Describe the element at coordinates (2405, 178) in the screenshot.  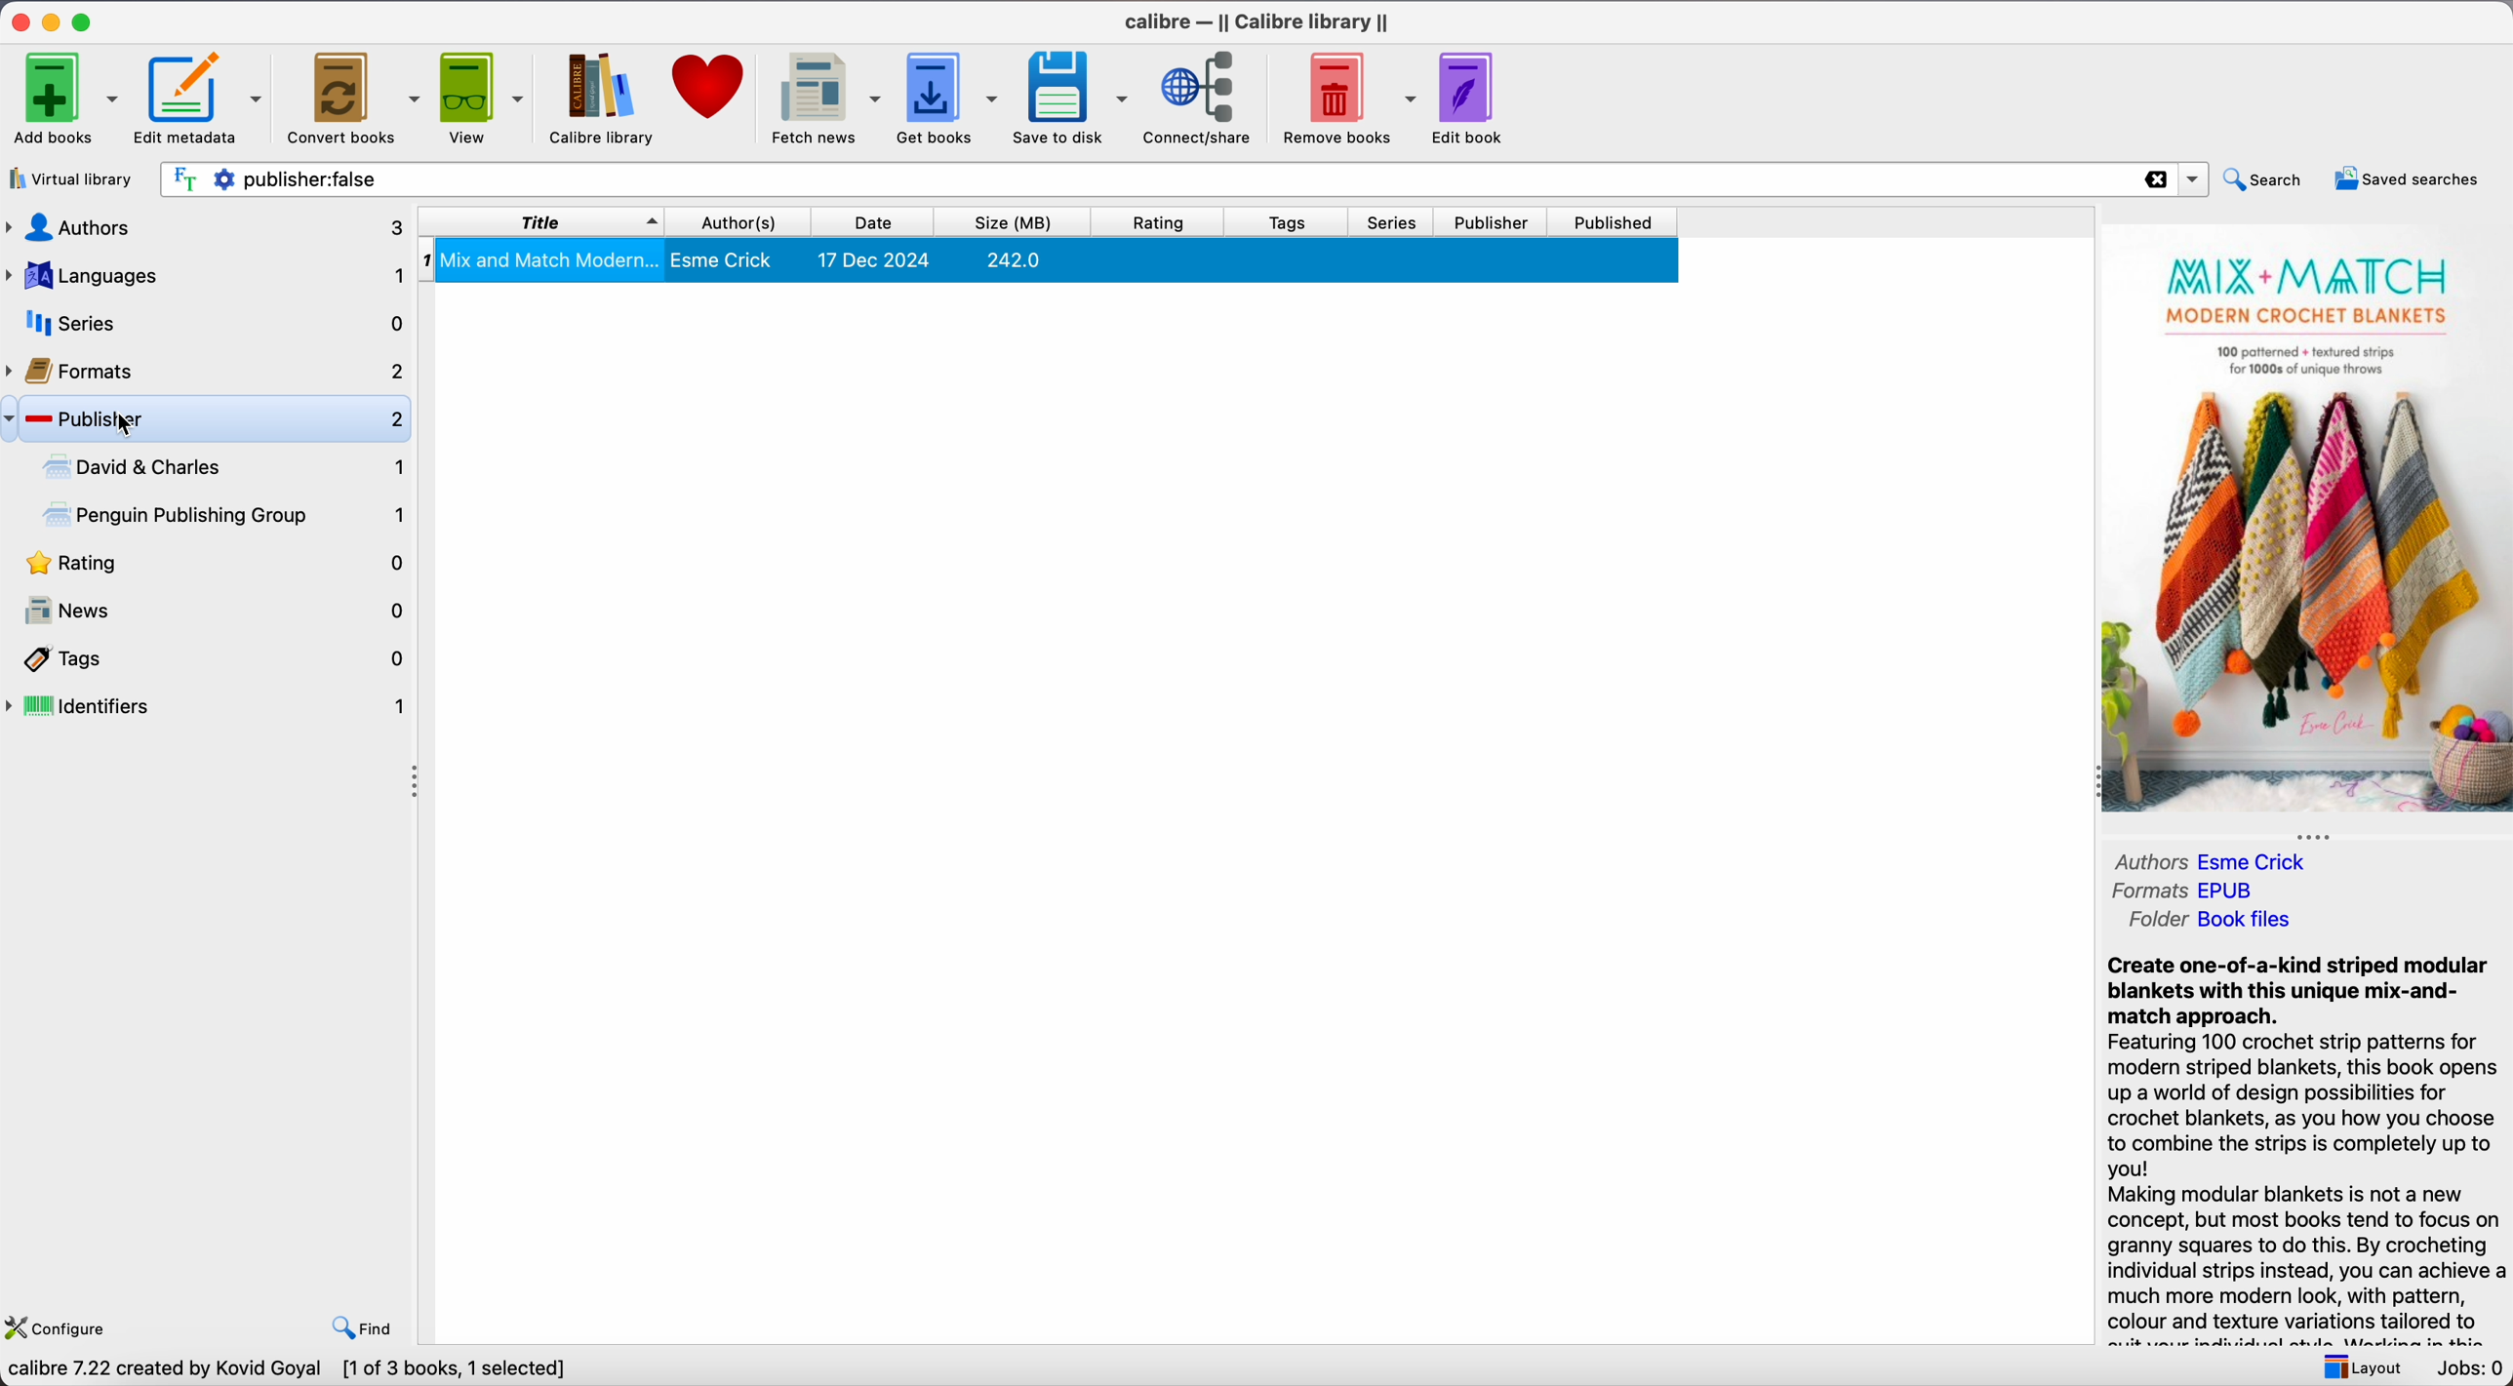
I see `saved searches` at that location.